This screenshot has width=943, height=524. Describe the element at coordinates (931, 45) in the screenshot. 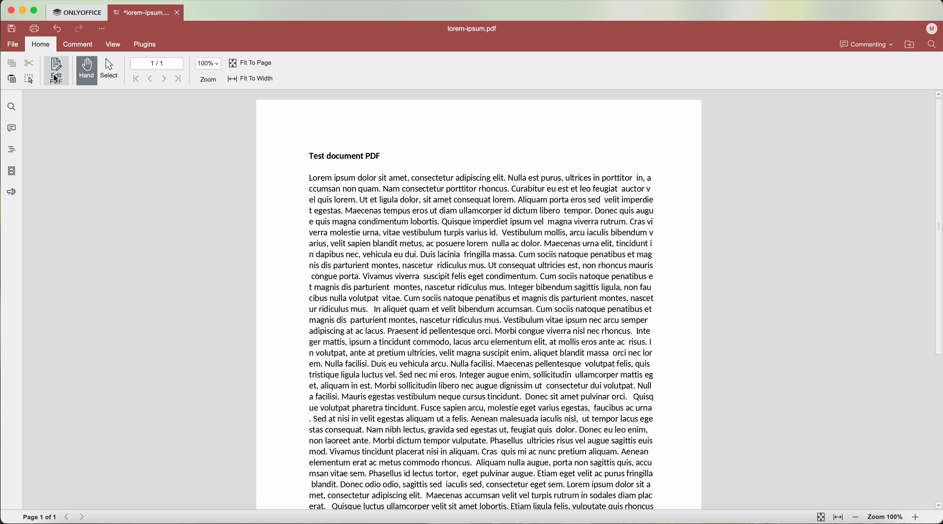

I see `find` at that location.